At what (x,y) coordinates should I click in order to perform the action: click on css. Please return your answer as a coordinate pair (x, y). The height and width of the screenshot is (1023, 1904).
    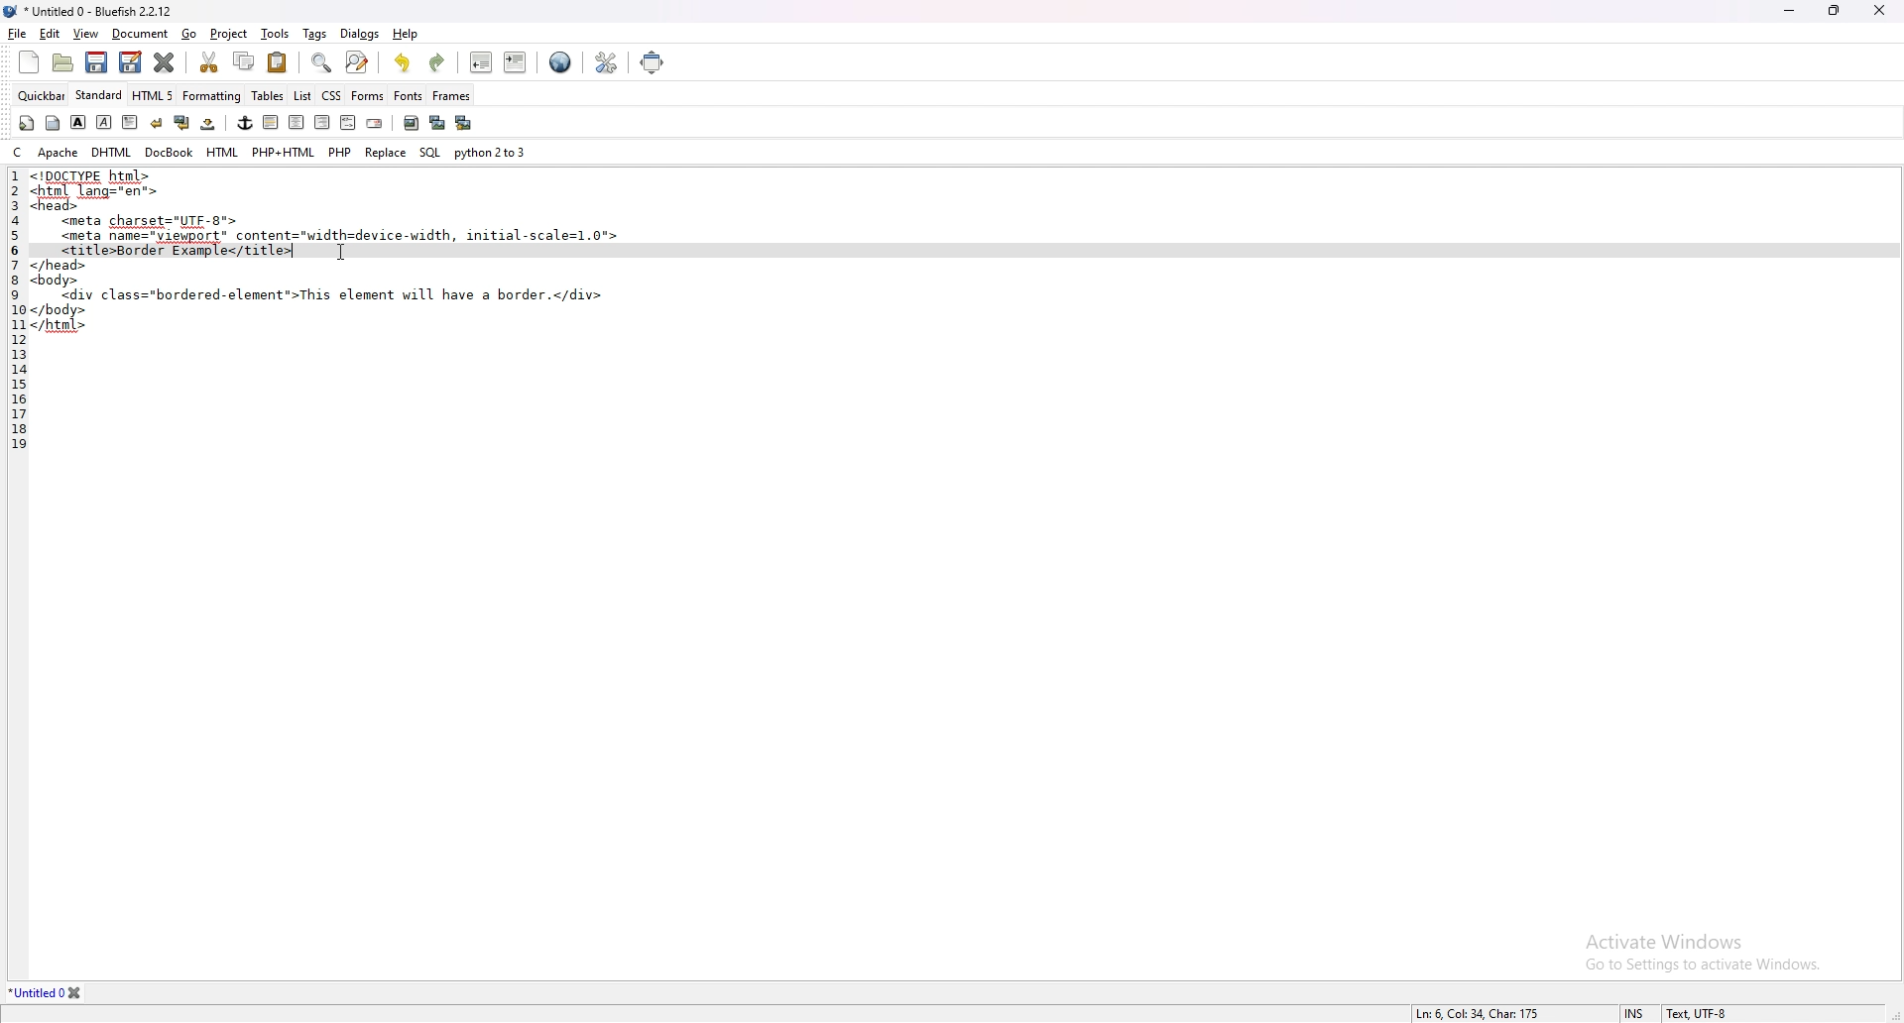
    Looking at the image, I should click on (332, 95).